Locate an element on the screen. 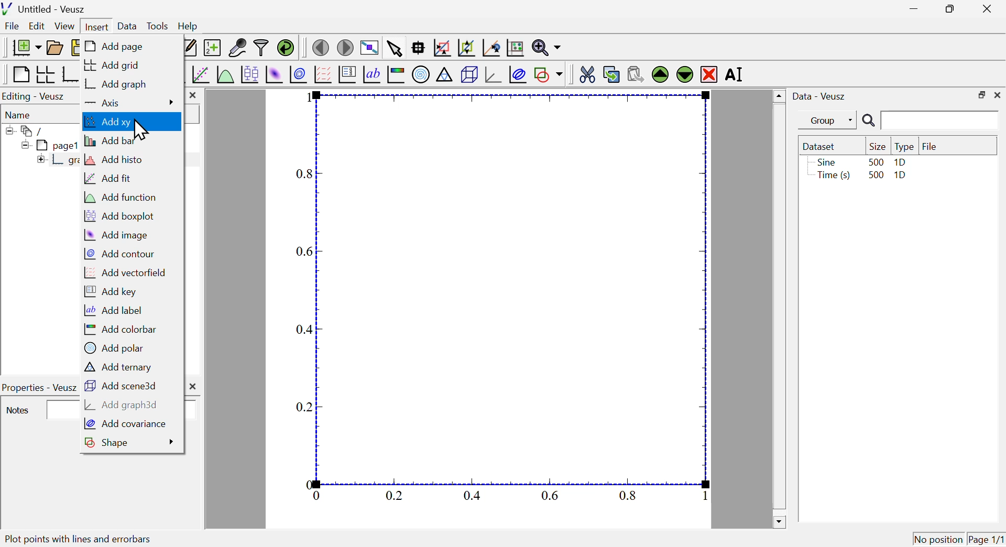 The image size is (1006, 547). add covariance is located at coordinates (126, 425).